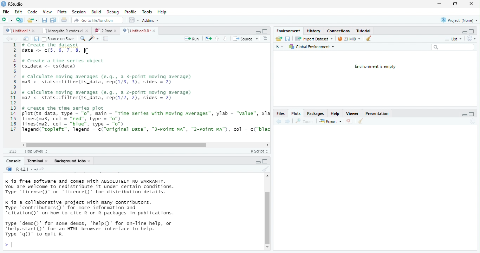 The width and height of the screenshot is (480, 253). I want to click on minimize, so click(258, 32).